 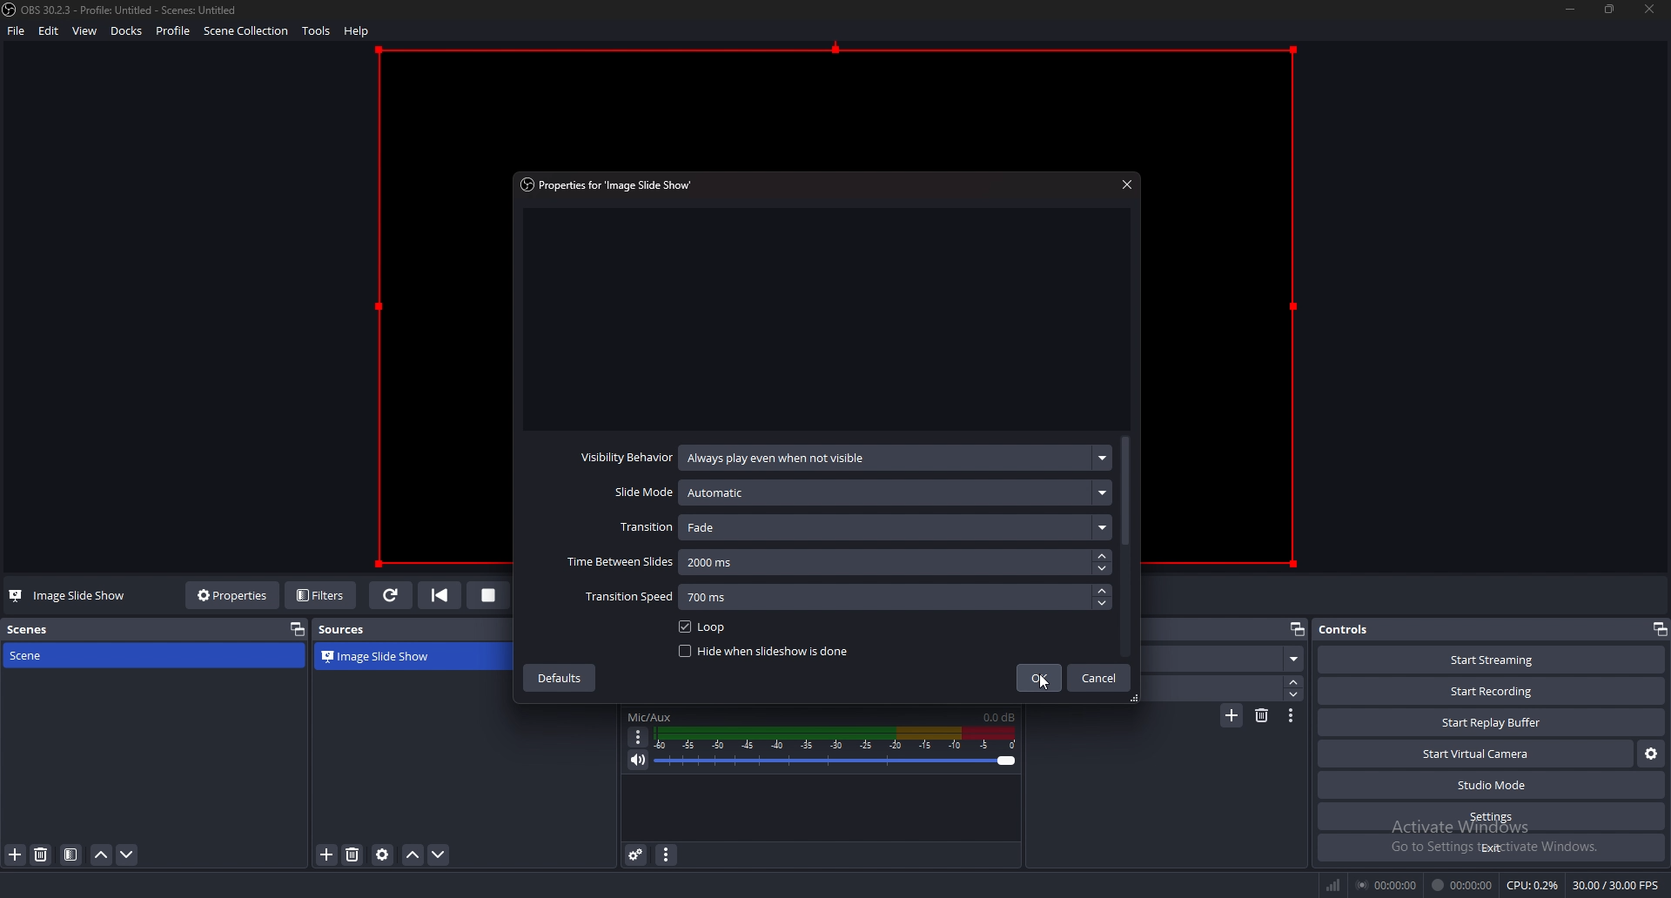 What do you see at coordinates (1390, 884) in the screenshot?
I see `streaming time` at bounding box center [1390, 884].